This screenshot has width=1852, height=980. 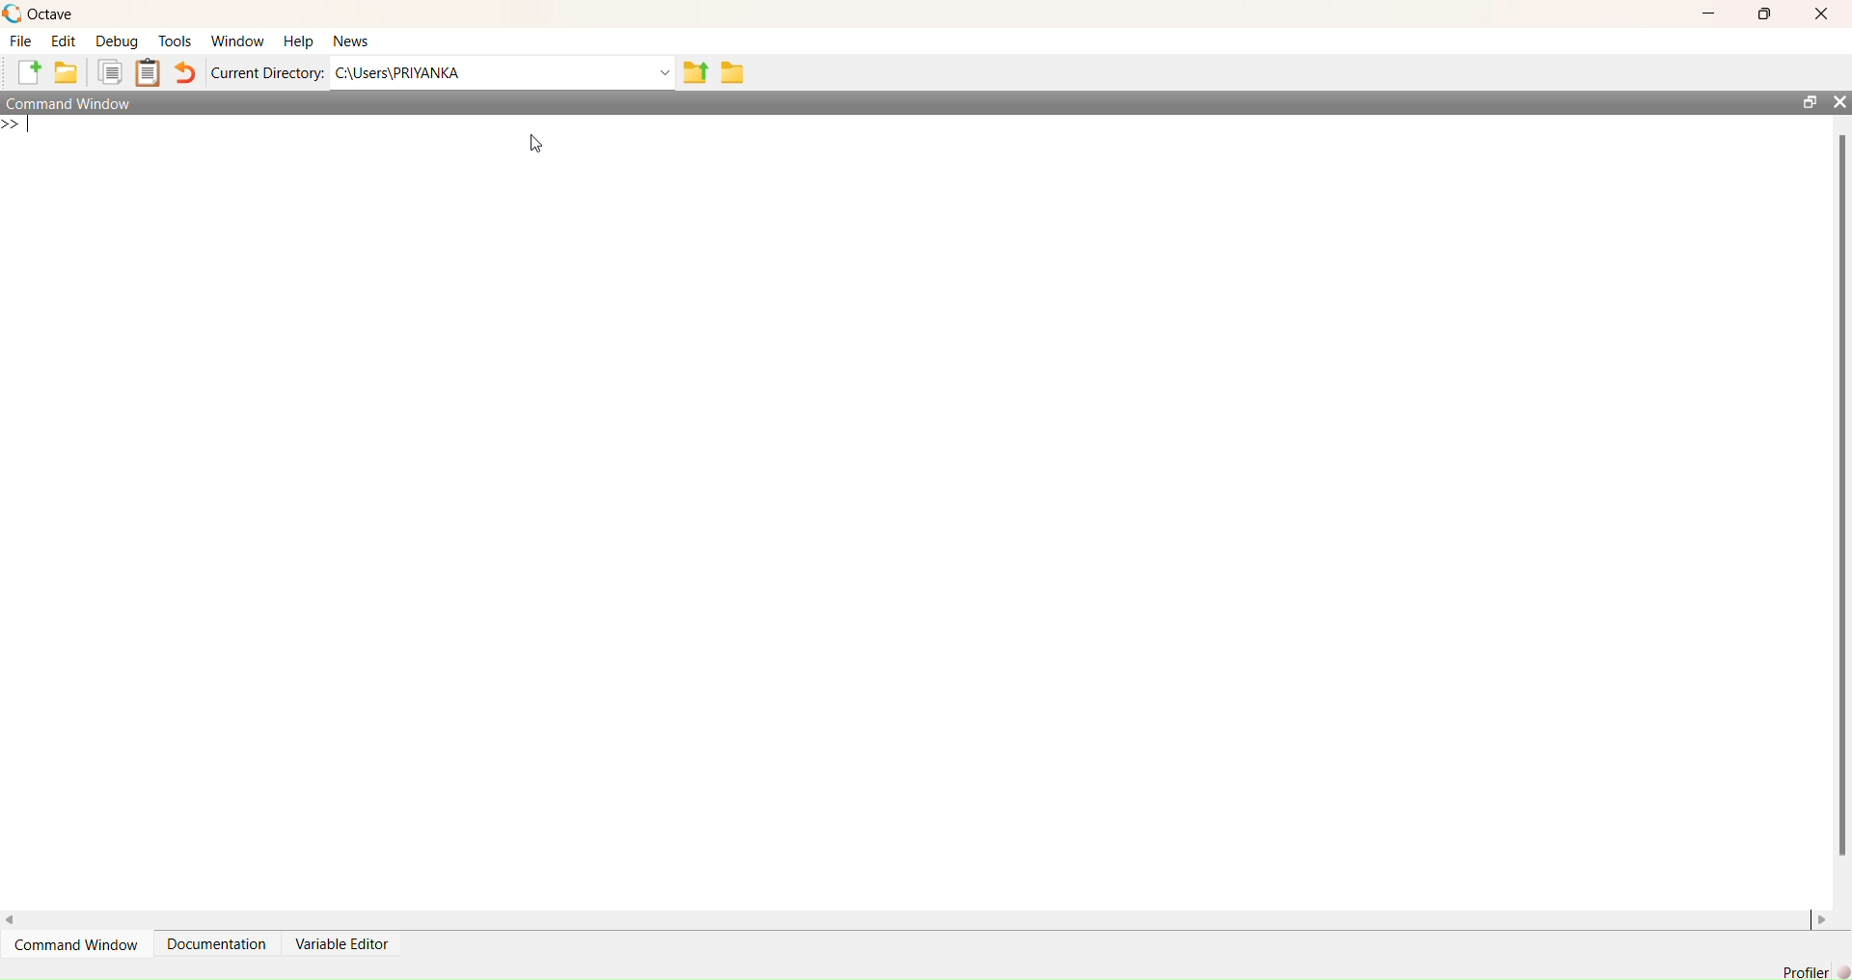 I want to click on add file, so click(x=29, y=71).